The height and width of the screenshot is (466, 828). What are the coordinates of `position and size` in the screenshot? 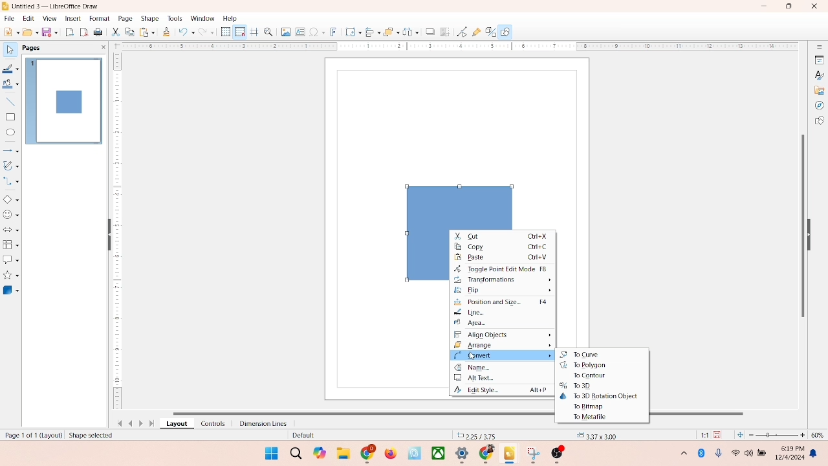 It's located at (503, 303).